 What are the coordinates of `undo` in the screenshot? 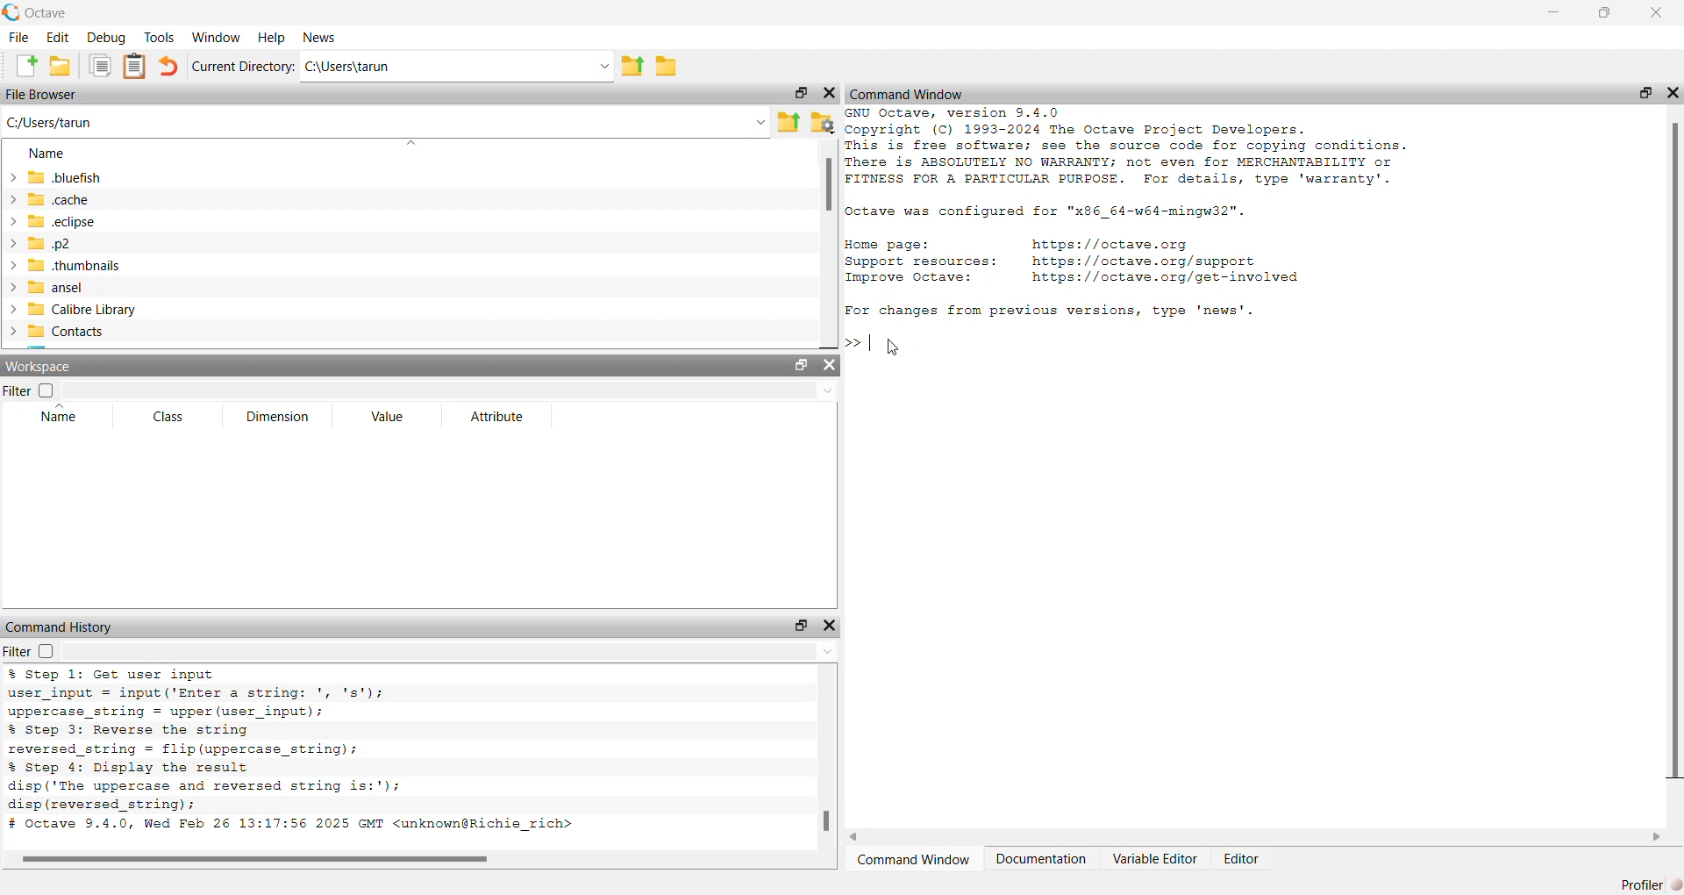 It's located at (167, 68).